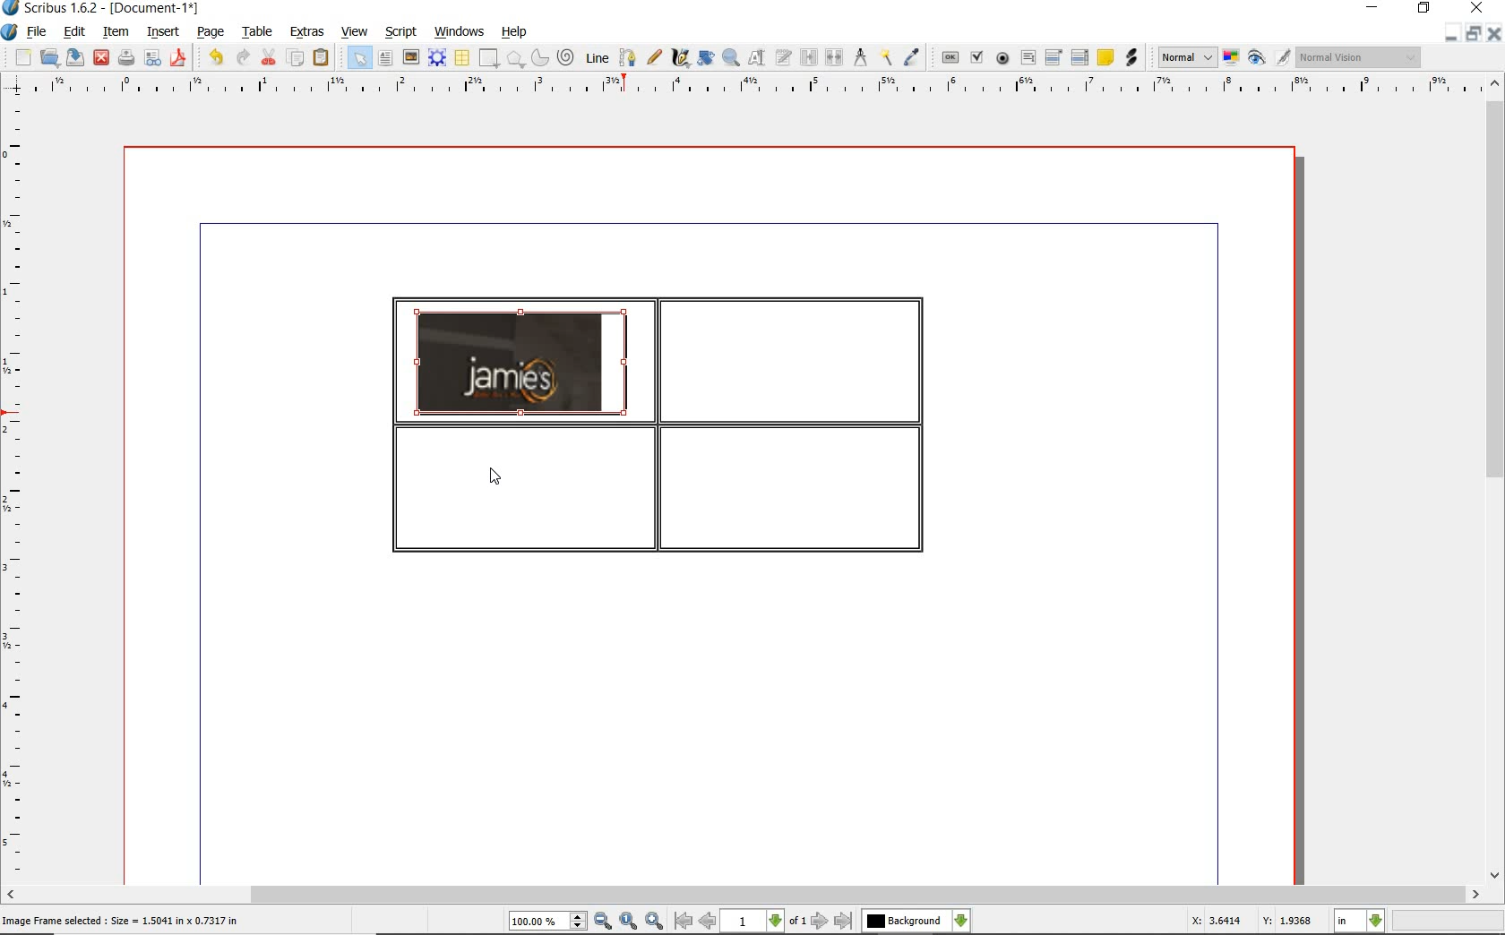  What do you see at coordinates (215, 57) in the screenshot?
I see `undo` at bounding box center [215, 57].